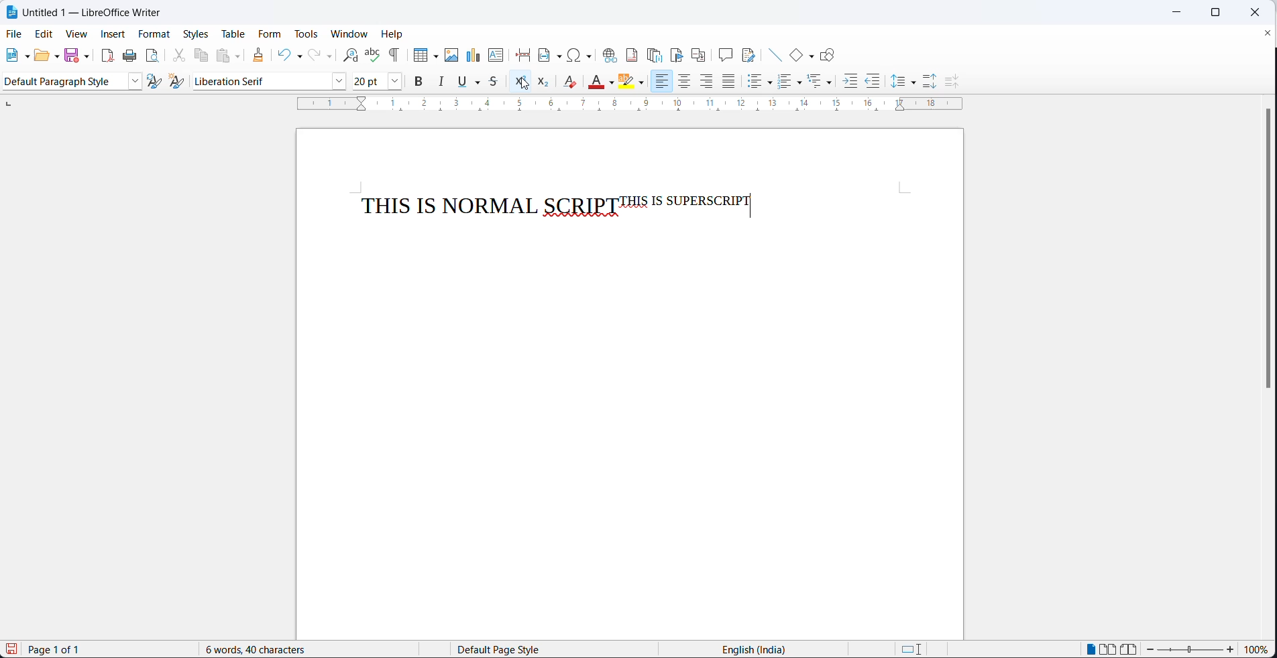 The width and height of the screenshot is (1277, 658). Describe the element at coordinates (1229, 651) in the screenshot. I see `zoom decrease` at that location.